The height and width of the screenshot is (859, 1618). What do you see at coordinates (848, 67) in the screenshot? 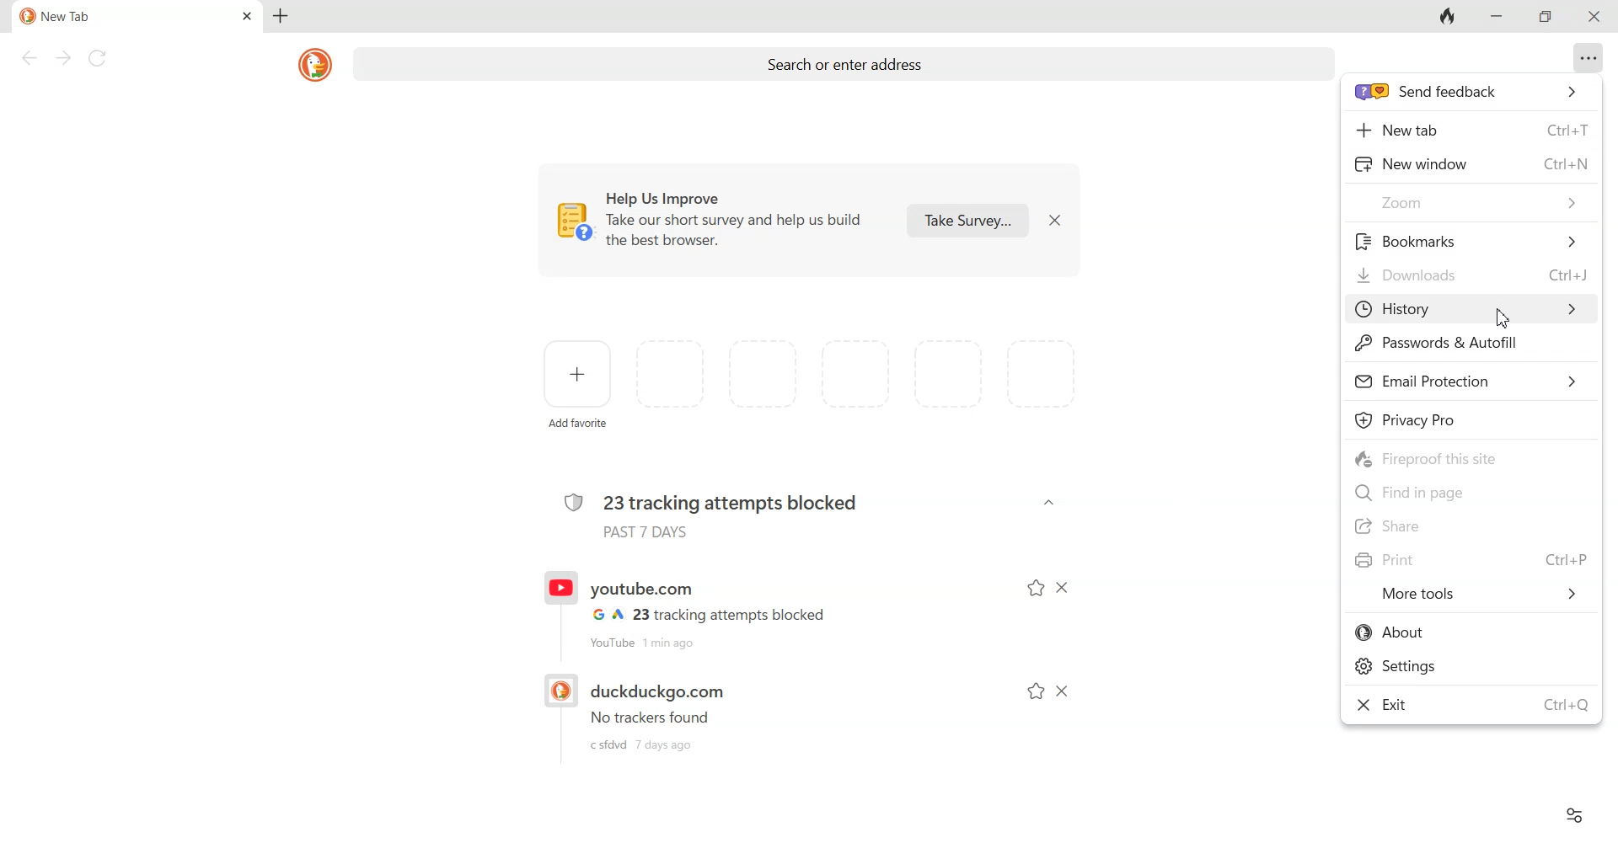
I see `Search or enter address` at bounding box center [848, 67].